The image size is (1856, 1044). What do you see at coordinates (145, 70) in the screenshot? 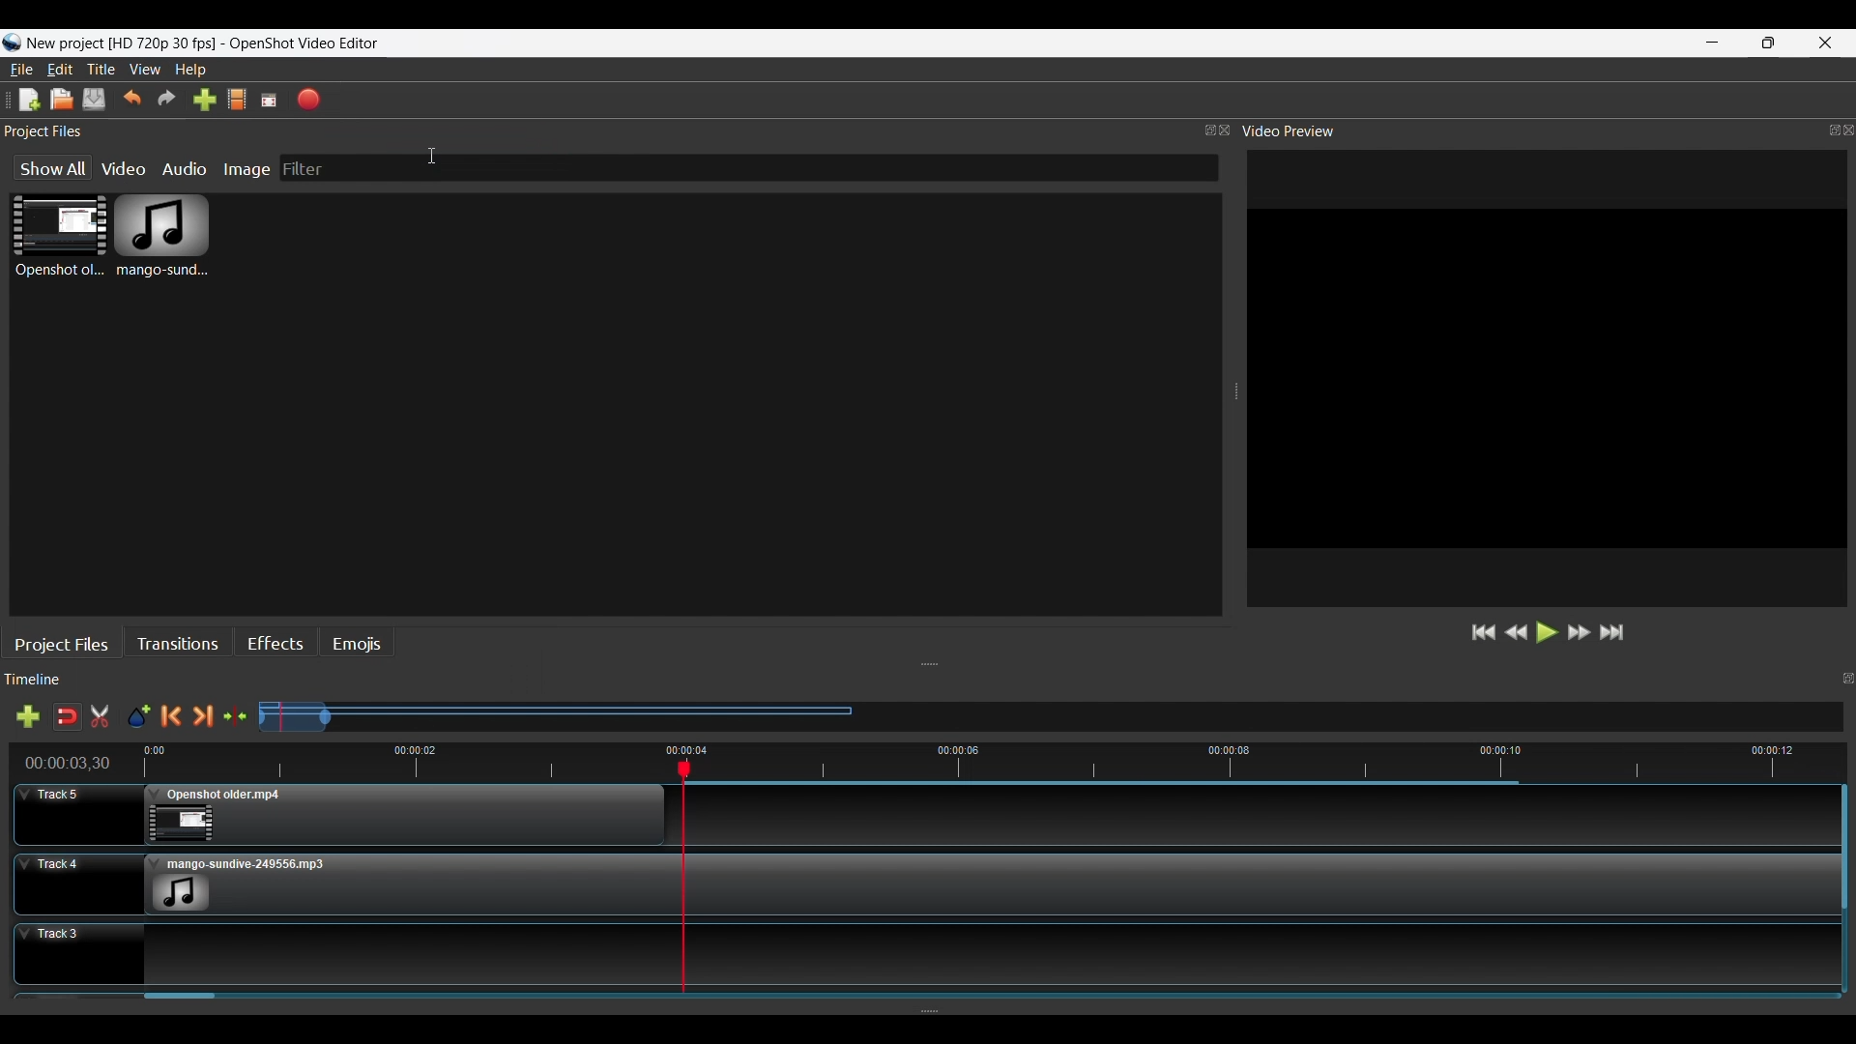
I see `View` at bounding box center [145, 70].